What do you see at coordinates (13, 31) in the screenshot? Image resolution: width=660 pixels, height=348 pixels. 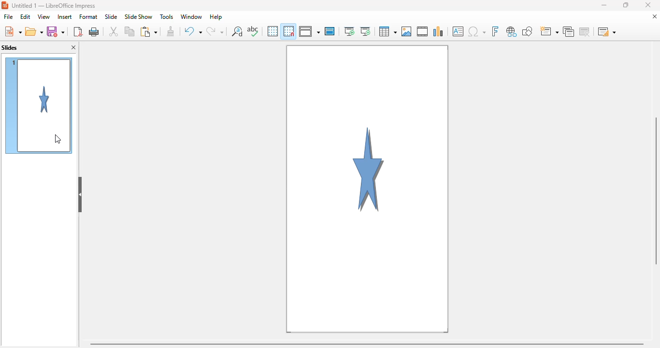 I see `new` at bounding box center [13, 31].